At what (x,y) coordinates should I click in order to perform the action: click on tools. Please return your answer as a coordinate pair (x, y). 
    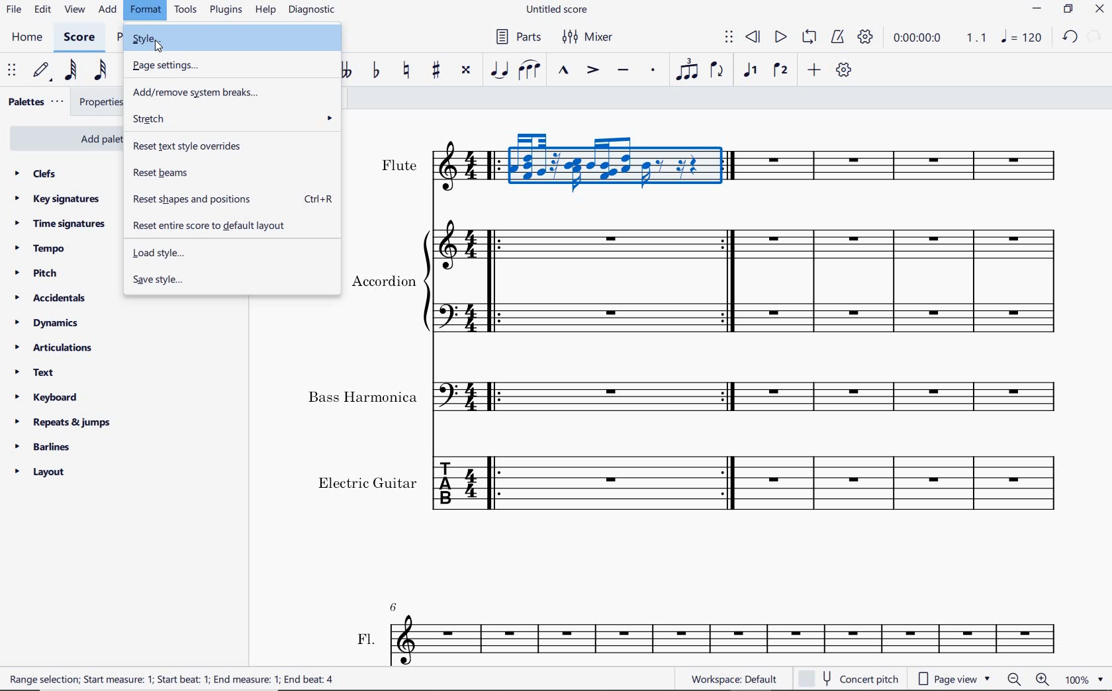
    Looking at the image, I should click on (187, 11).